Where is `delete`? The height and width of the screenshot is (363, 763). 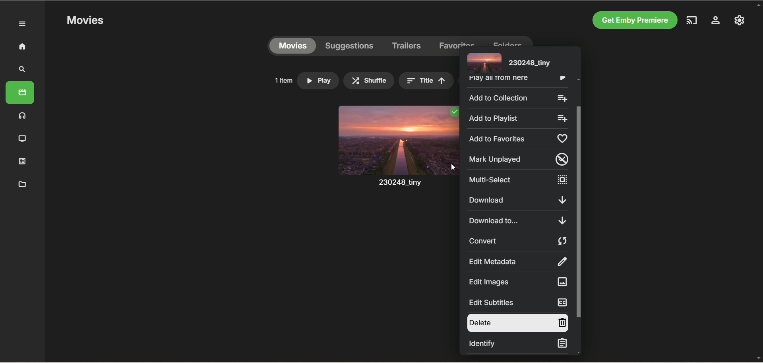
delete is located at coordinates (517, 323).